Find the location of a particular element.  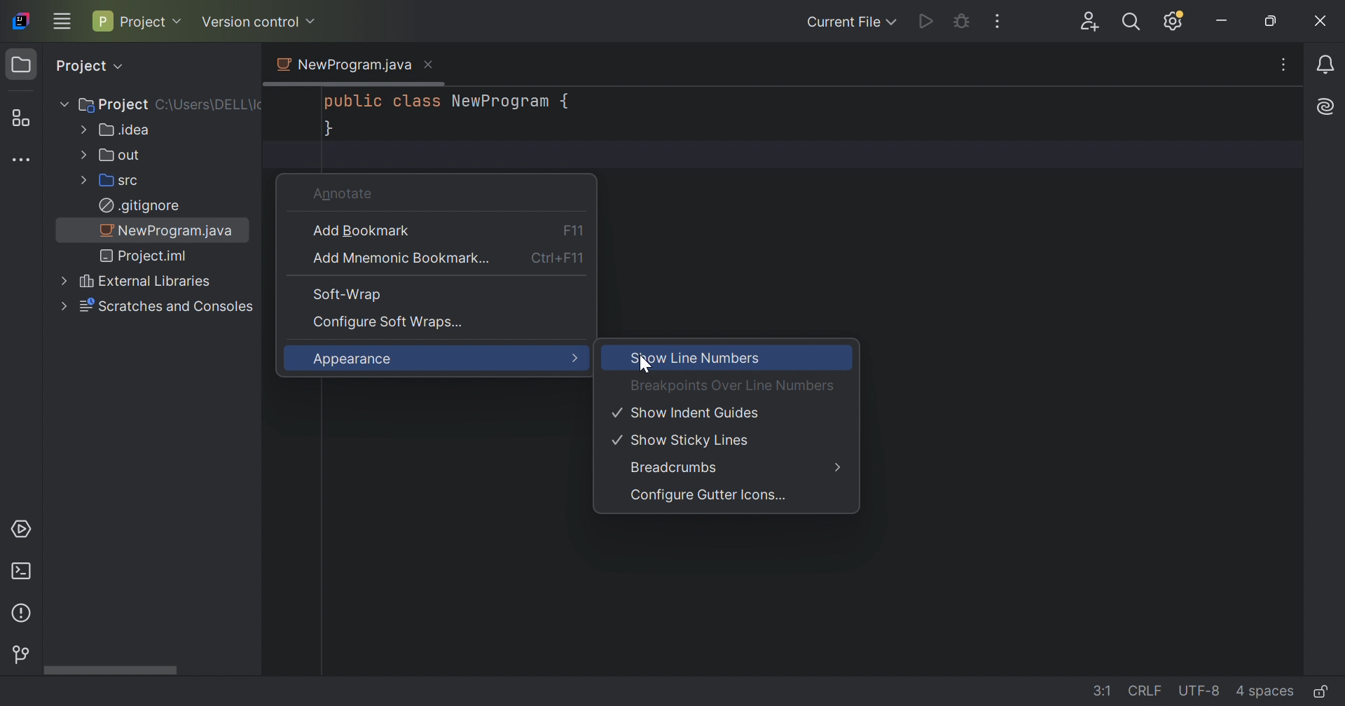

Current file is located at coordinates (840, 24).